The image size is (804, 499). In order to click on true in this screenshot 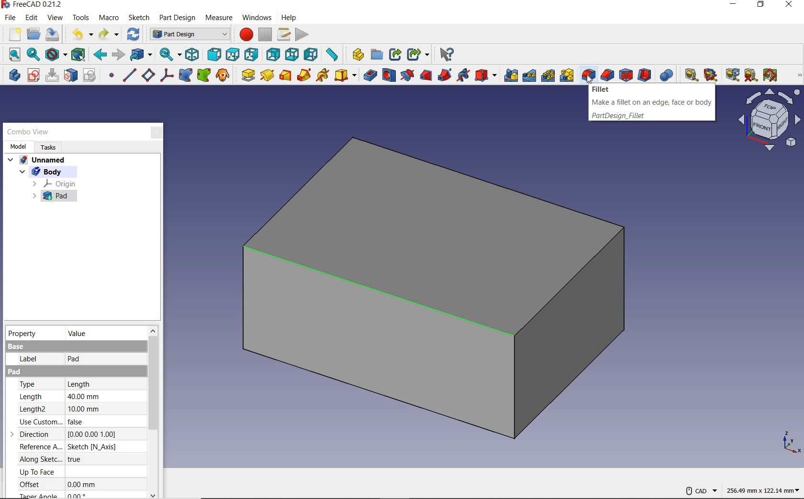, I will do `click(74, 459)`.